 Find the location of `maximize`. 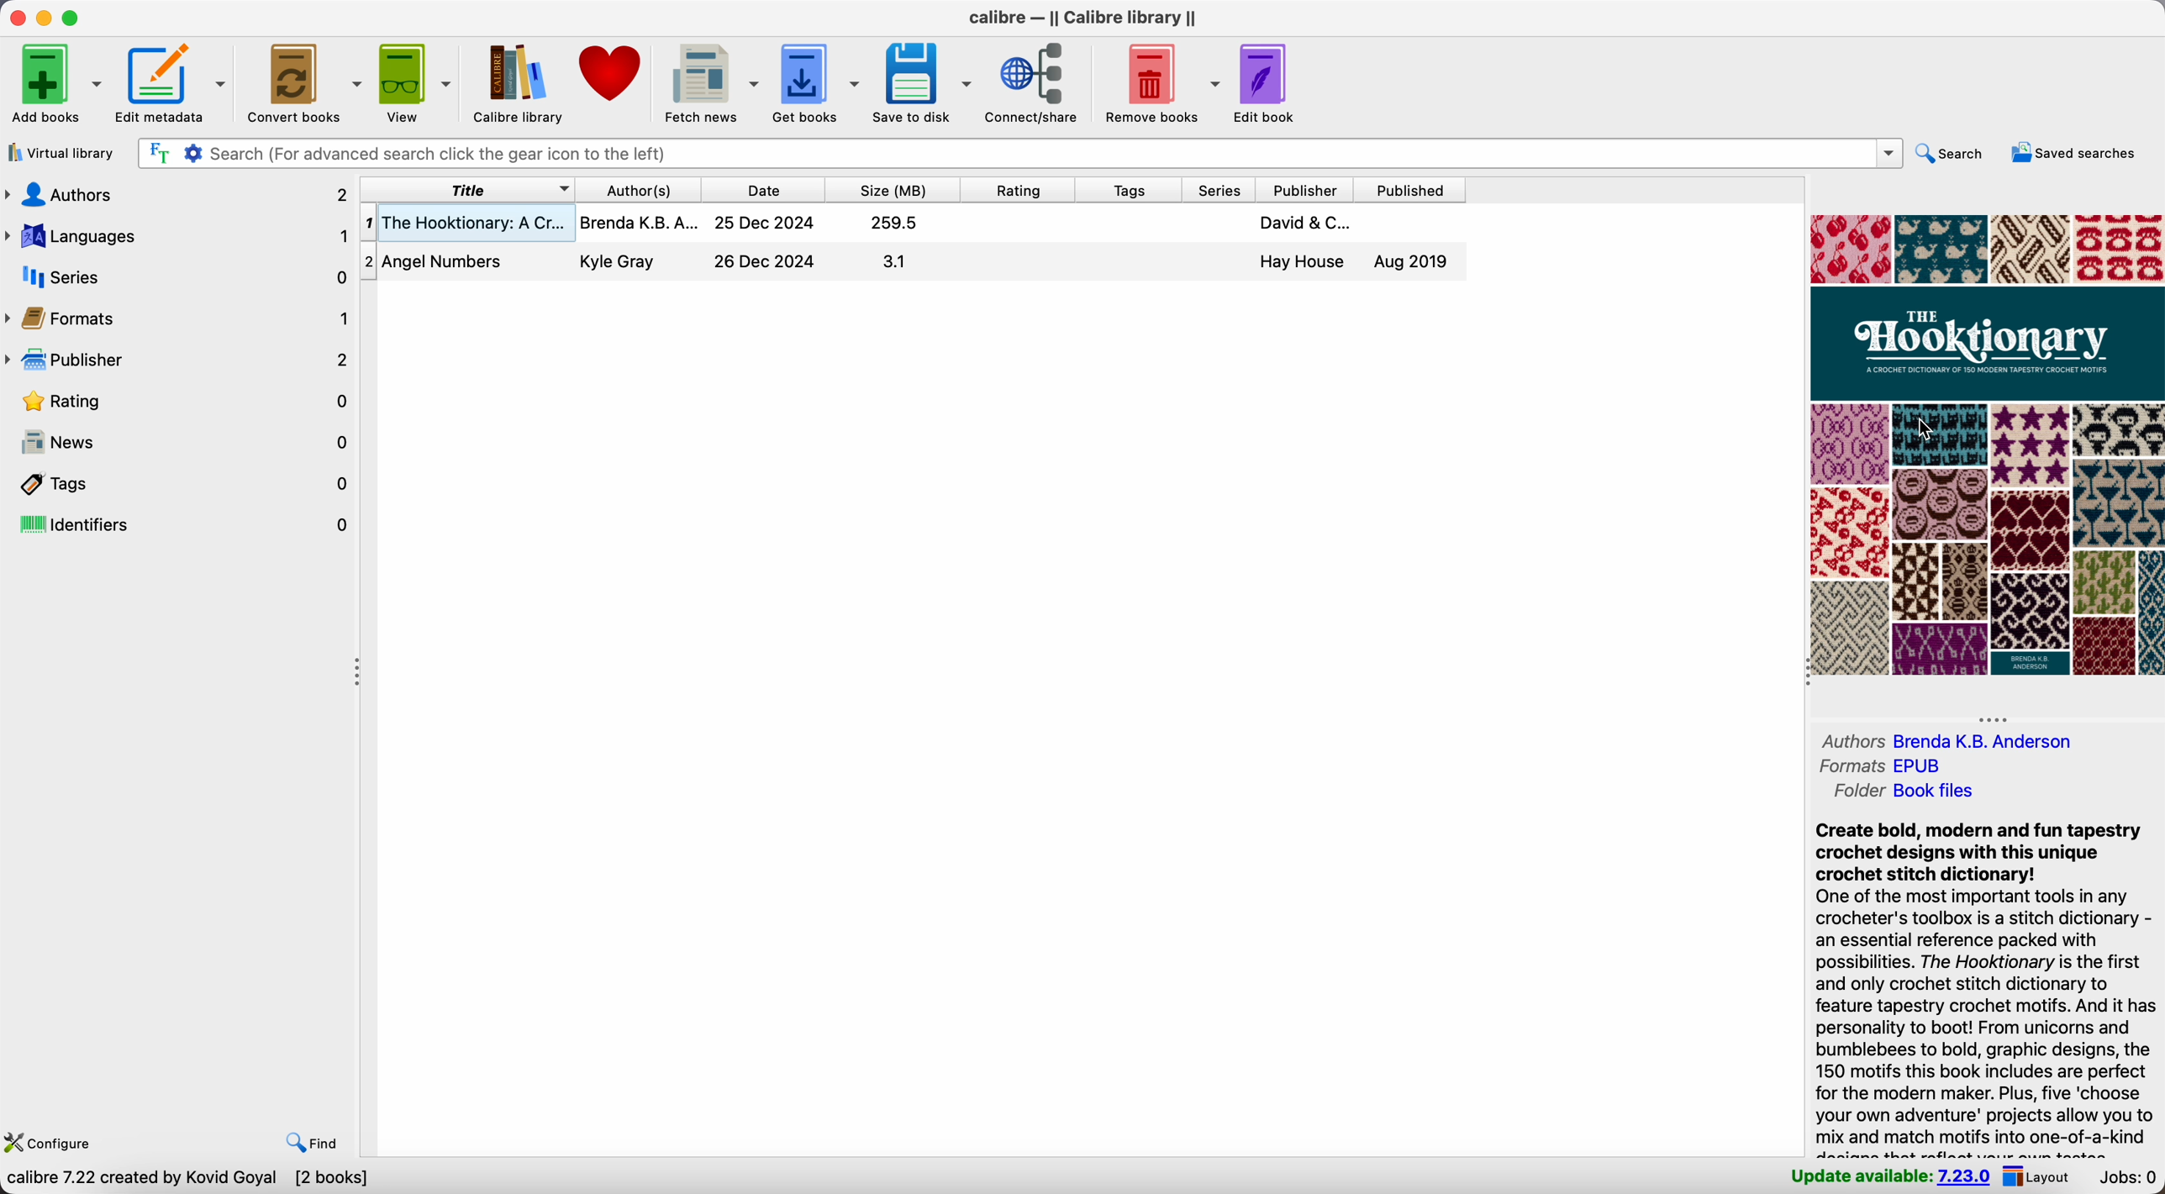

maximize is located at coordinates (72, 19).